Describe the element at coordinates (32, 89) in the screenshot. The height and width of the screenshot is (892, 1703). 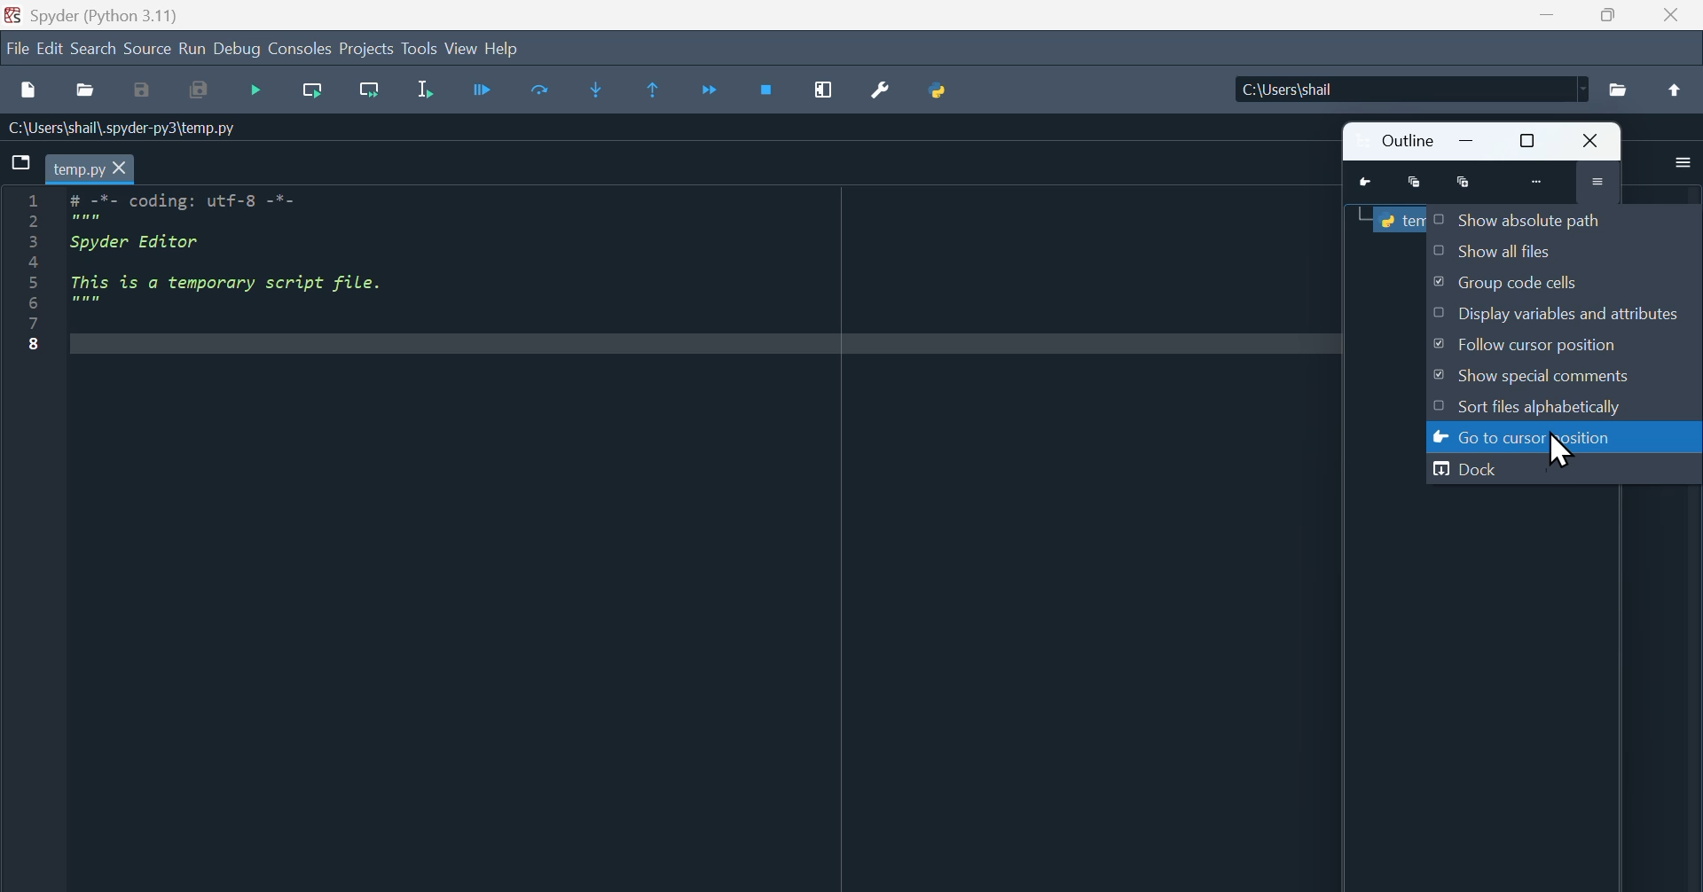
I see `New file` at that location.